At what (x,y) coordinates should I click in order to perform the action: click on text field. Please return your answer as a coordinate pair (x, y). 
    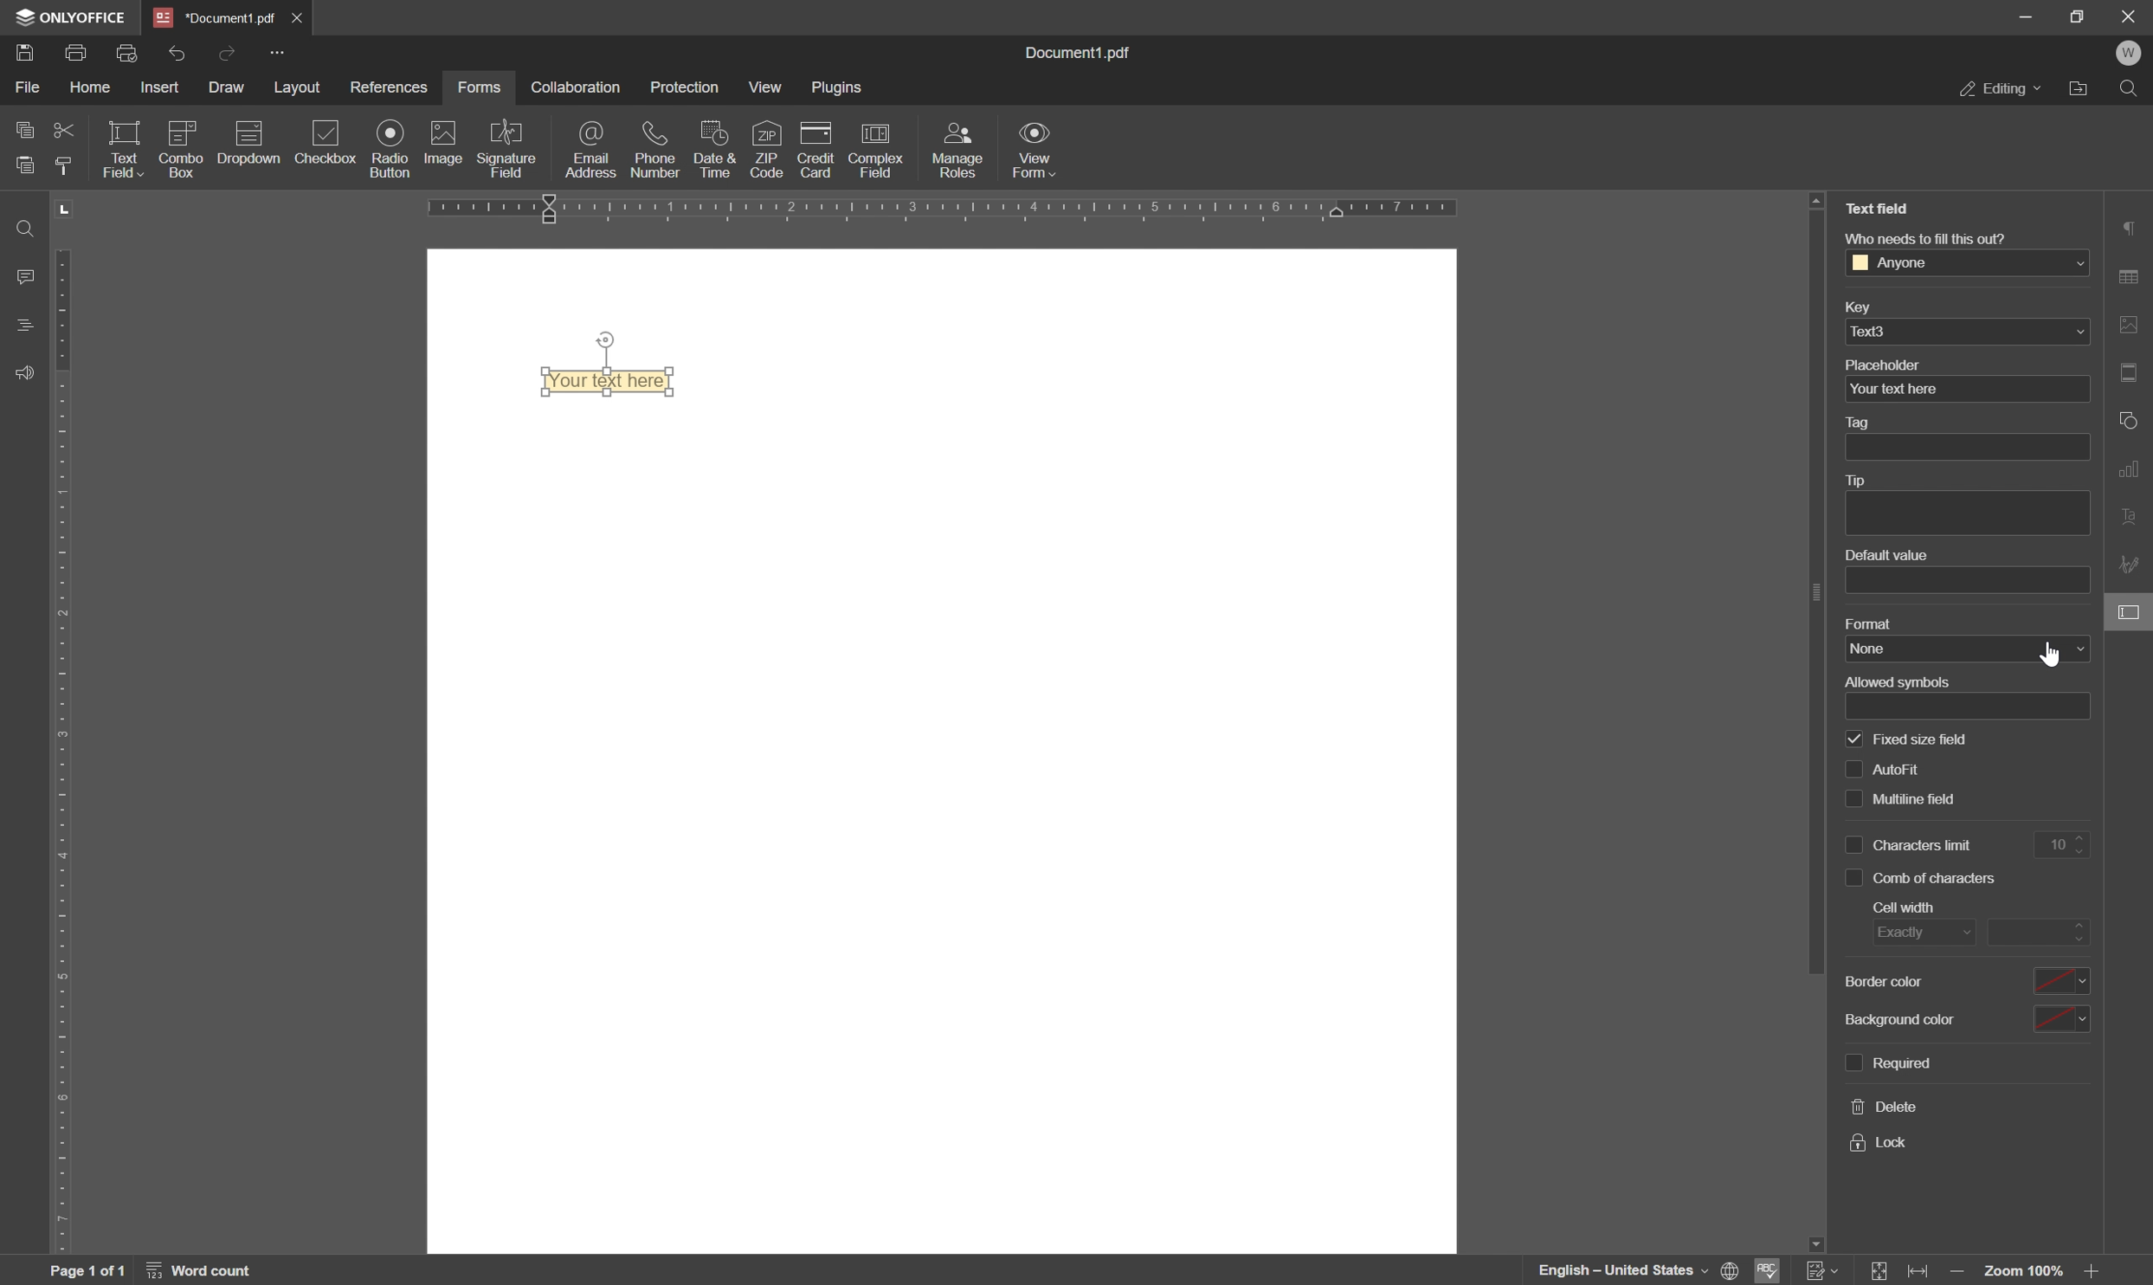
    Looking at the image, I should click on (122, 148).